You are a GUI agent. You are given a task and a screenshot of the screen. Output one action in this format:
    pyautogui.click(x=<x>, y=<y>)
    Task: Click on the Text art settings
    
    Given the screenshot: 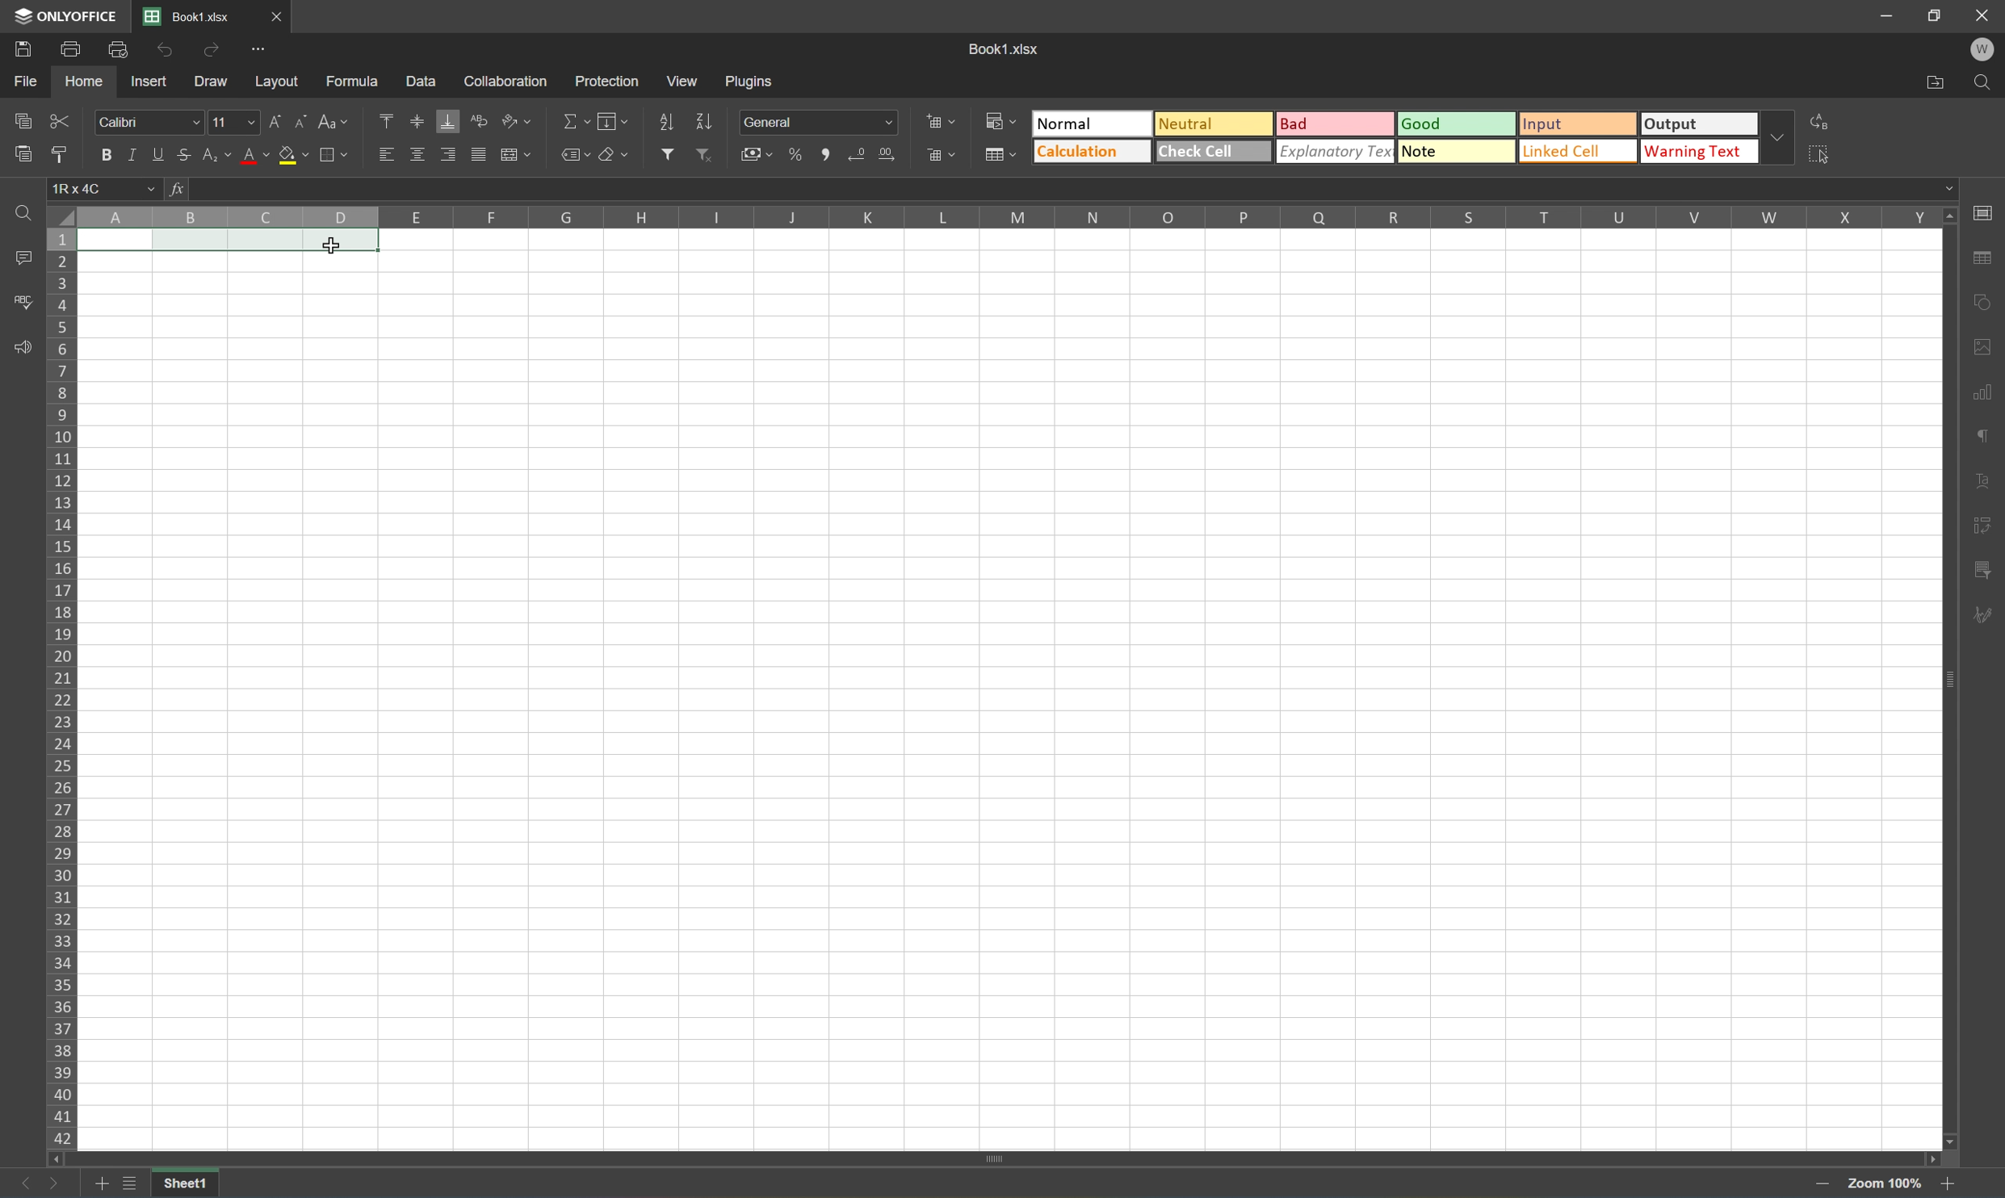 What is the action you would take?
    pyautogui.click(x=1982, y=482)
    